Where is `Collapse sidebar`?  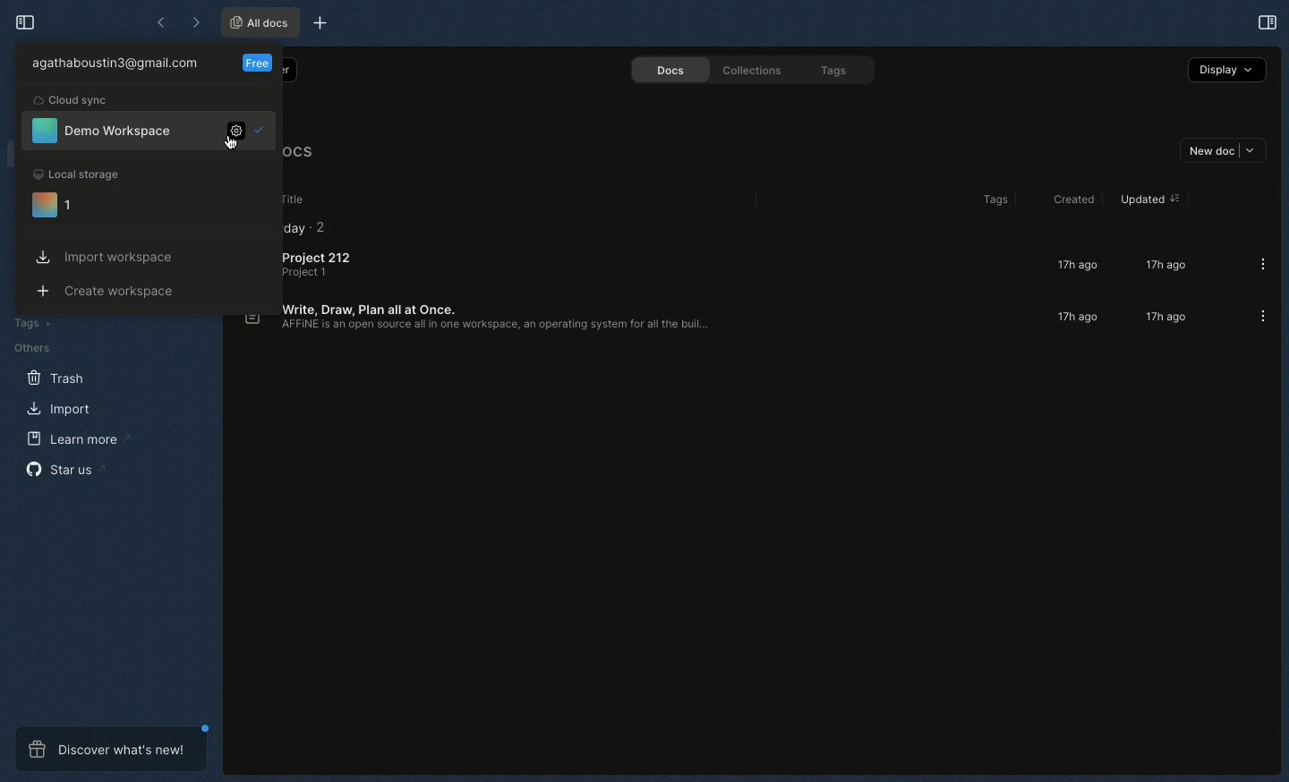 Collapse sidebar is located at coordinates (24, 21).